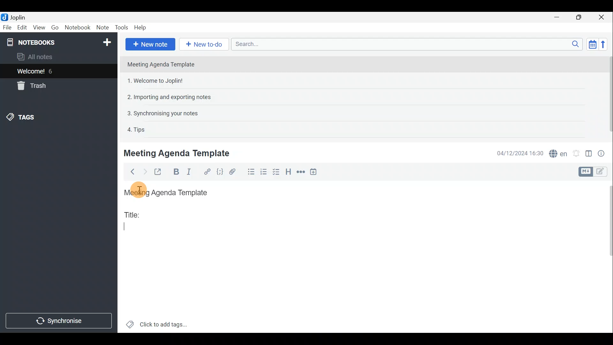 The image size is (613, 345). What do you see at coordinates (133, 214) in the screenshot?
I see `Title:` at bounding box center [133, 214].